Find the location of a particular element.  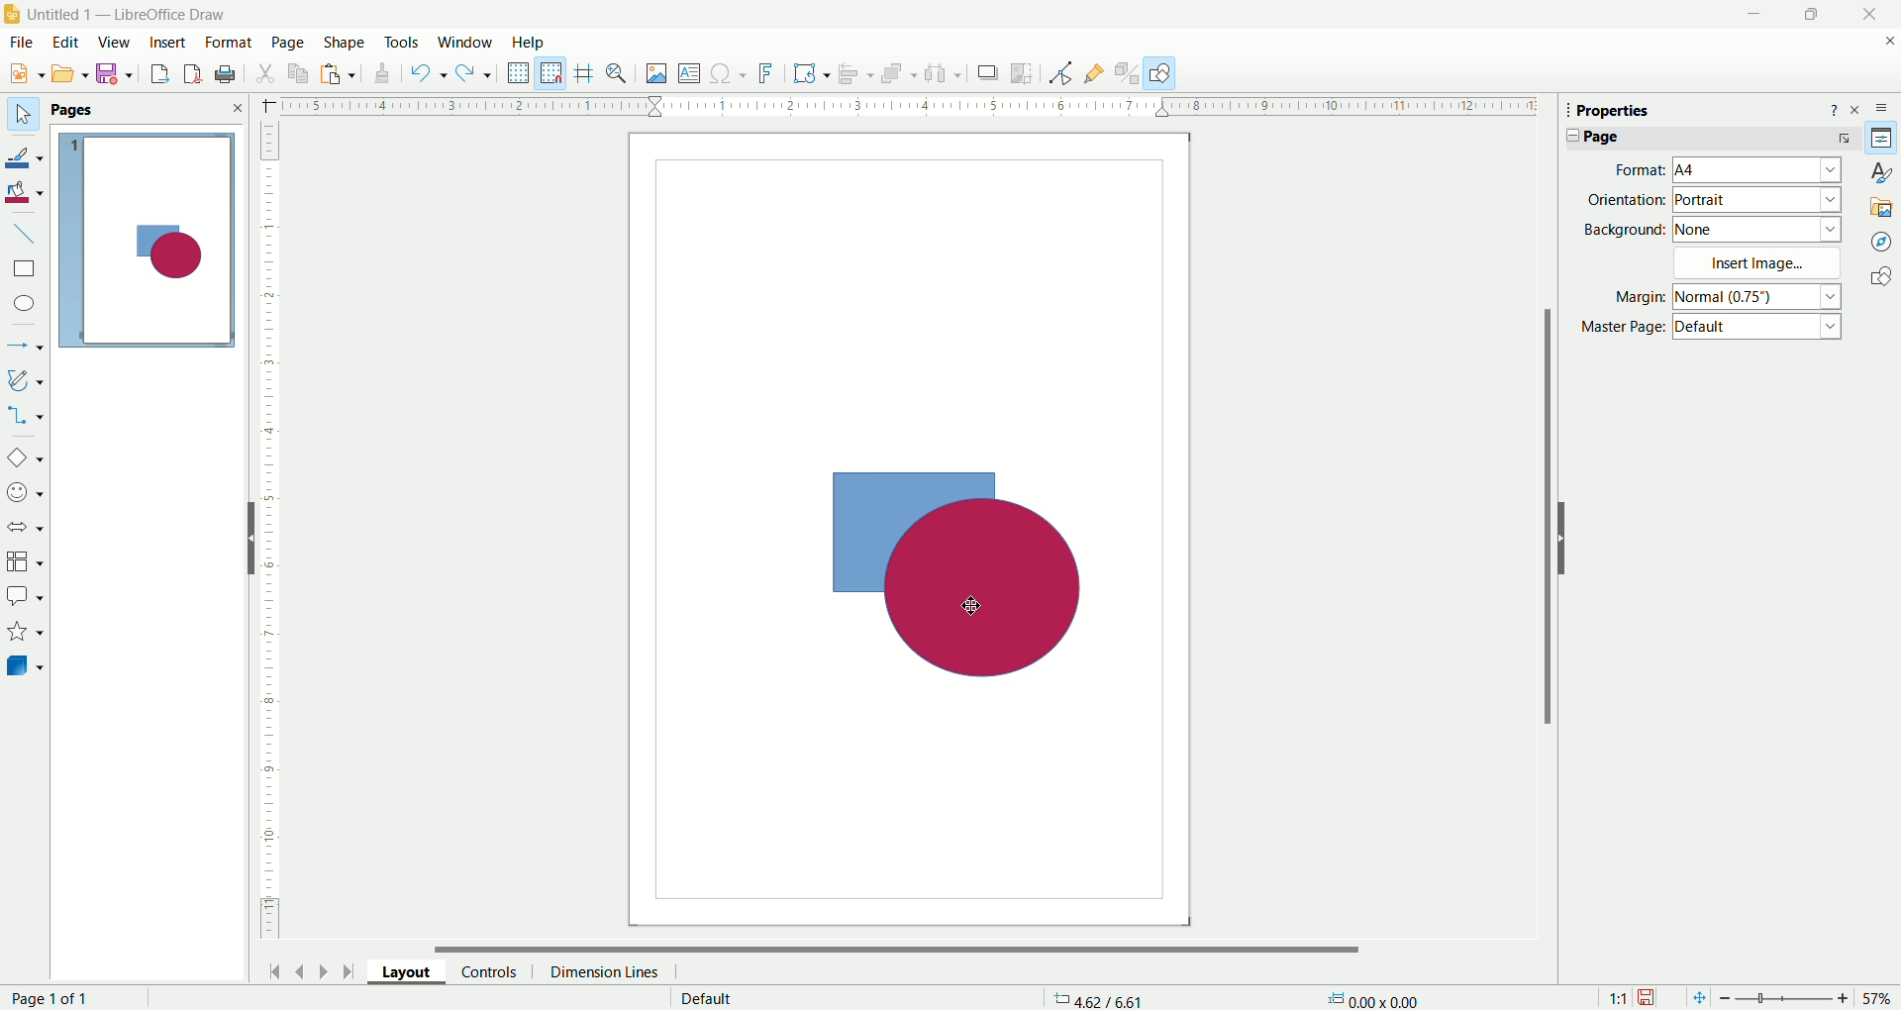

arrange is located at coordinates (897, 73).